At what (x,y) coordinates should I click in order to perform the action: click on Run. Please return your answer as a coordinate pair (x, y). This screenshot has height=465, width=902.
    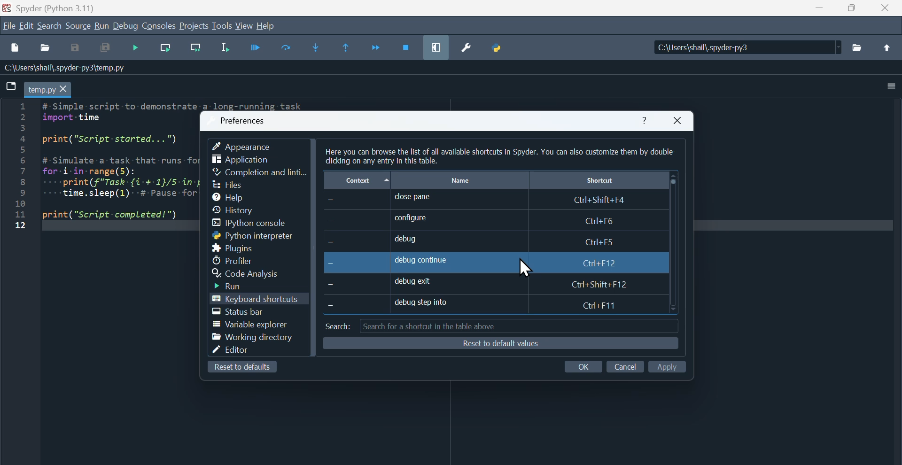
    Looking at the image, I should click on (237, 286).